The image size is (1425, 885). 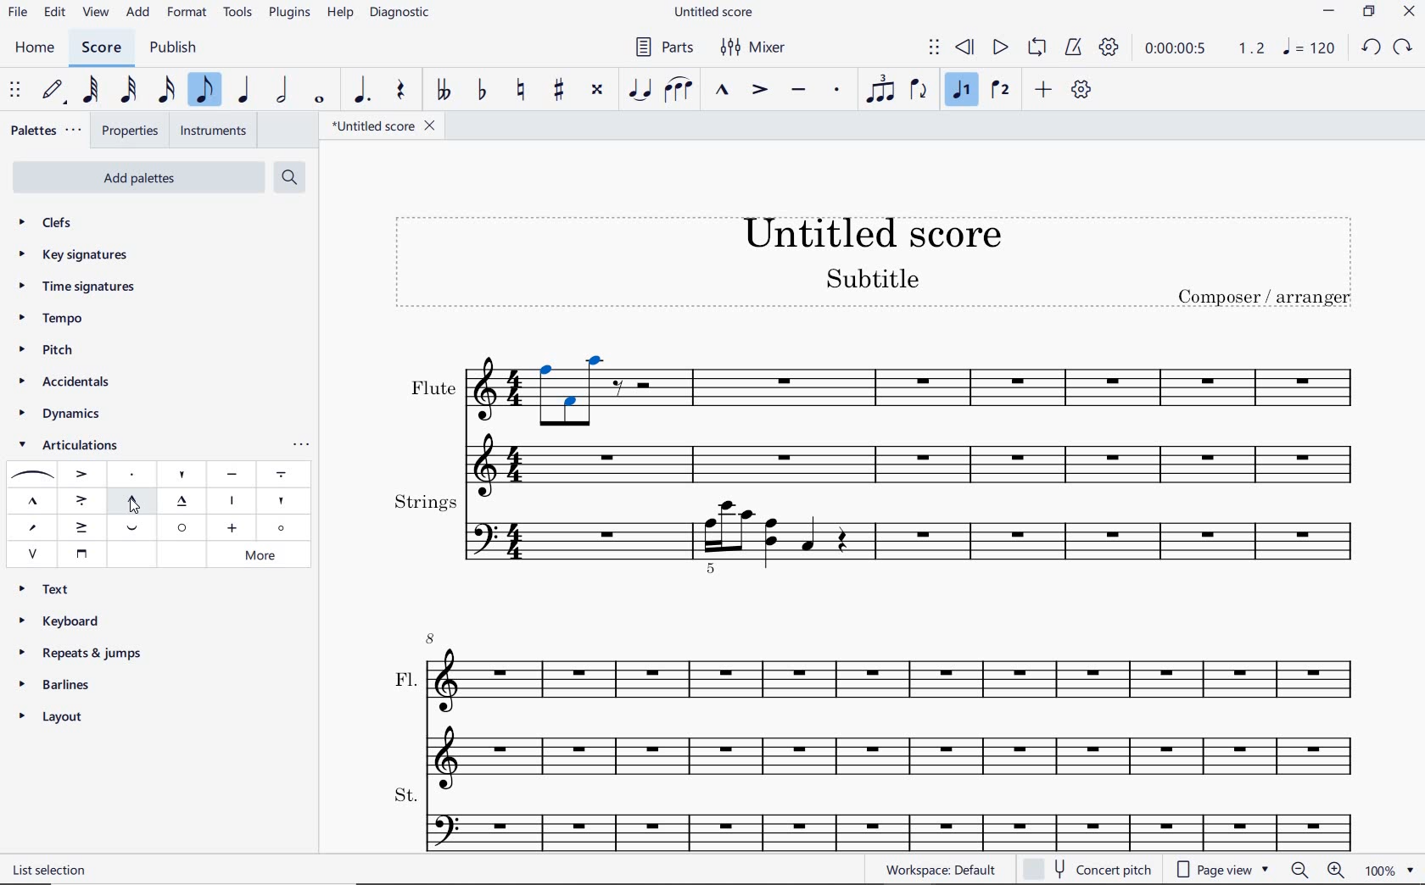 I want to click on 16TH NOTE, so click(x=166, y=91).